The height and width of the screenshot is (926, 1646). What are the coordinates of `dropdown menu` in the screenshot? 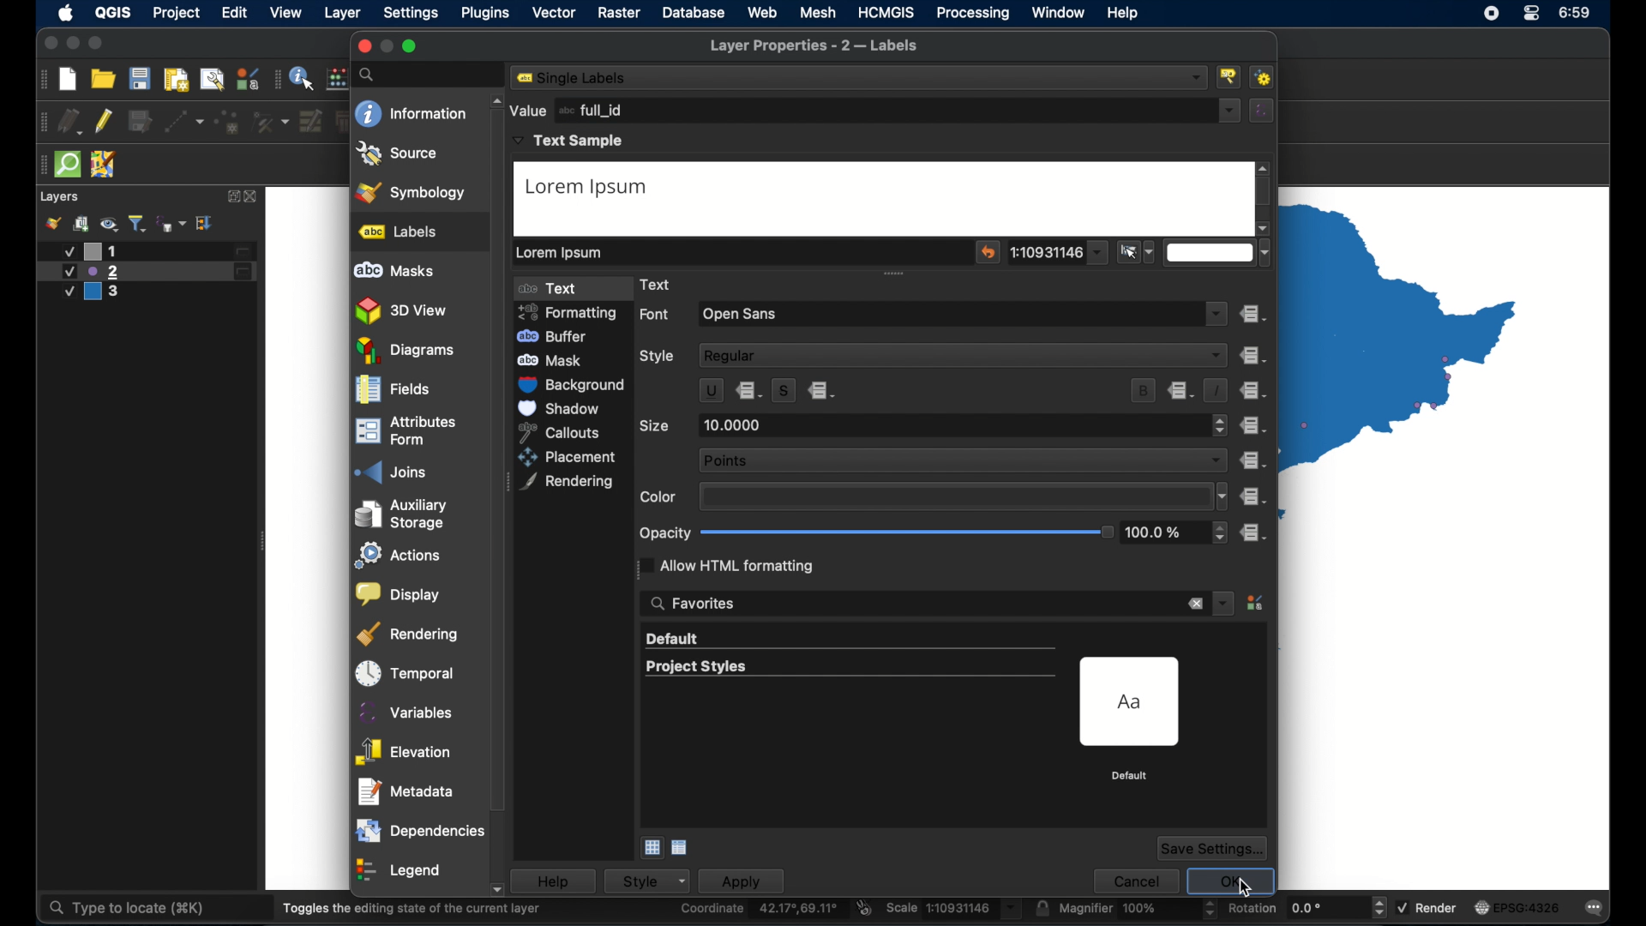 It's located at (1223, 602).